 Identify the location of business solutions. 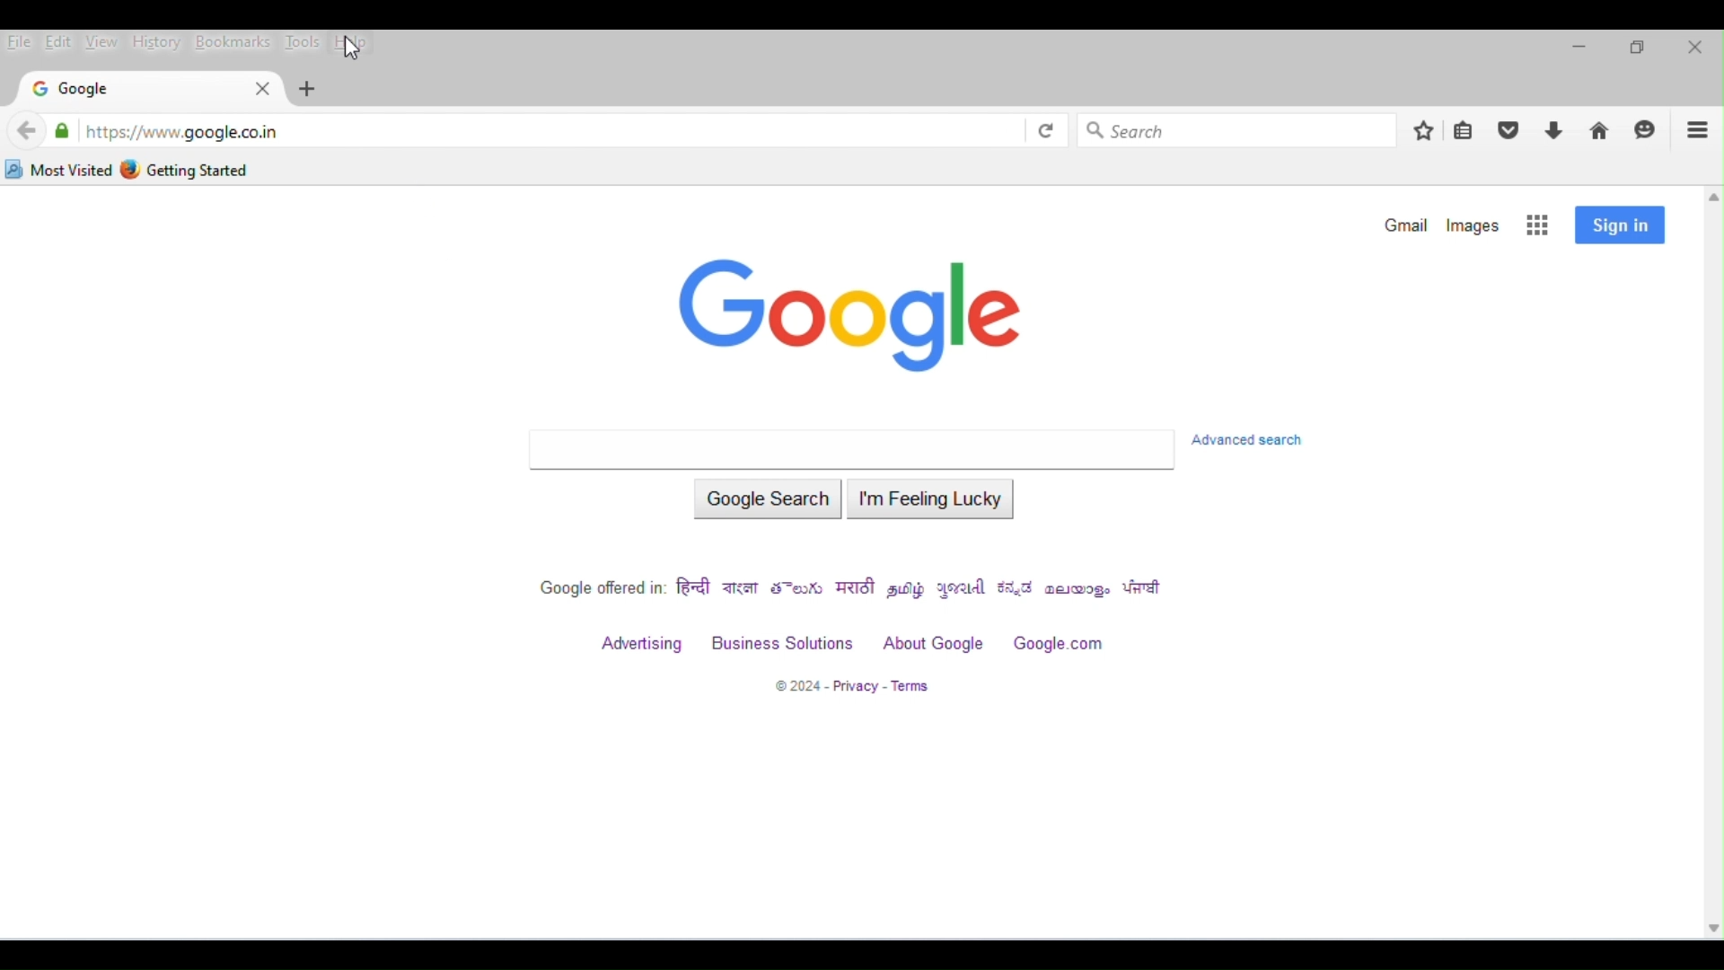
(781, 644).